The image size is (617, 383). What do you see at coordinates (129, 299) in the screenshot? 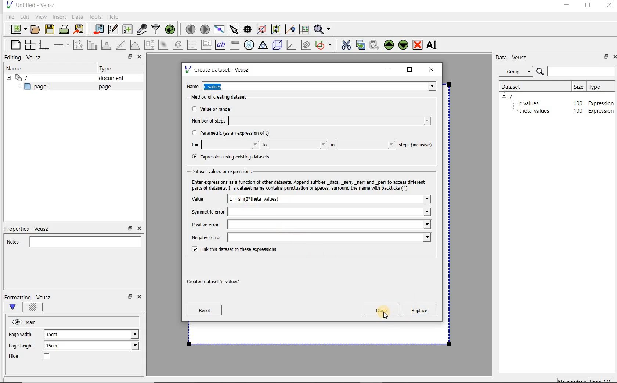
I see `restore down` at bounding box center [129, 299].